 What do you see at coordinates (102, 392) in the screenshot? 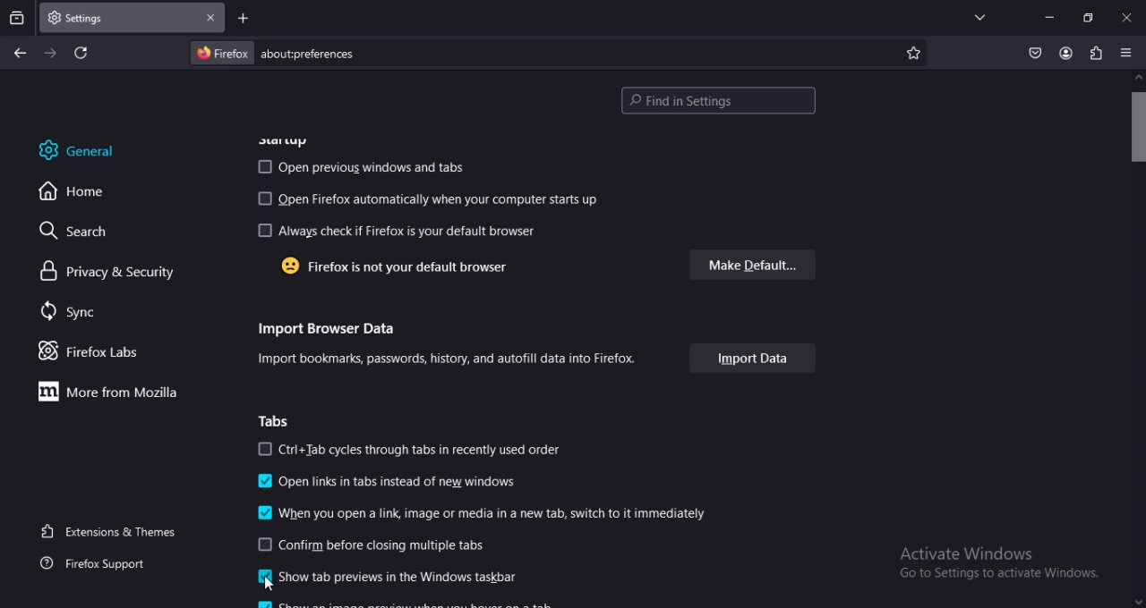
I see `more with firefox` at bounding box center [102, 392].